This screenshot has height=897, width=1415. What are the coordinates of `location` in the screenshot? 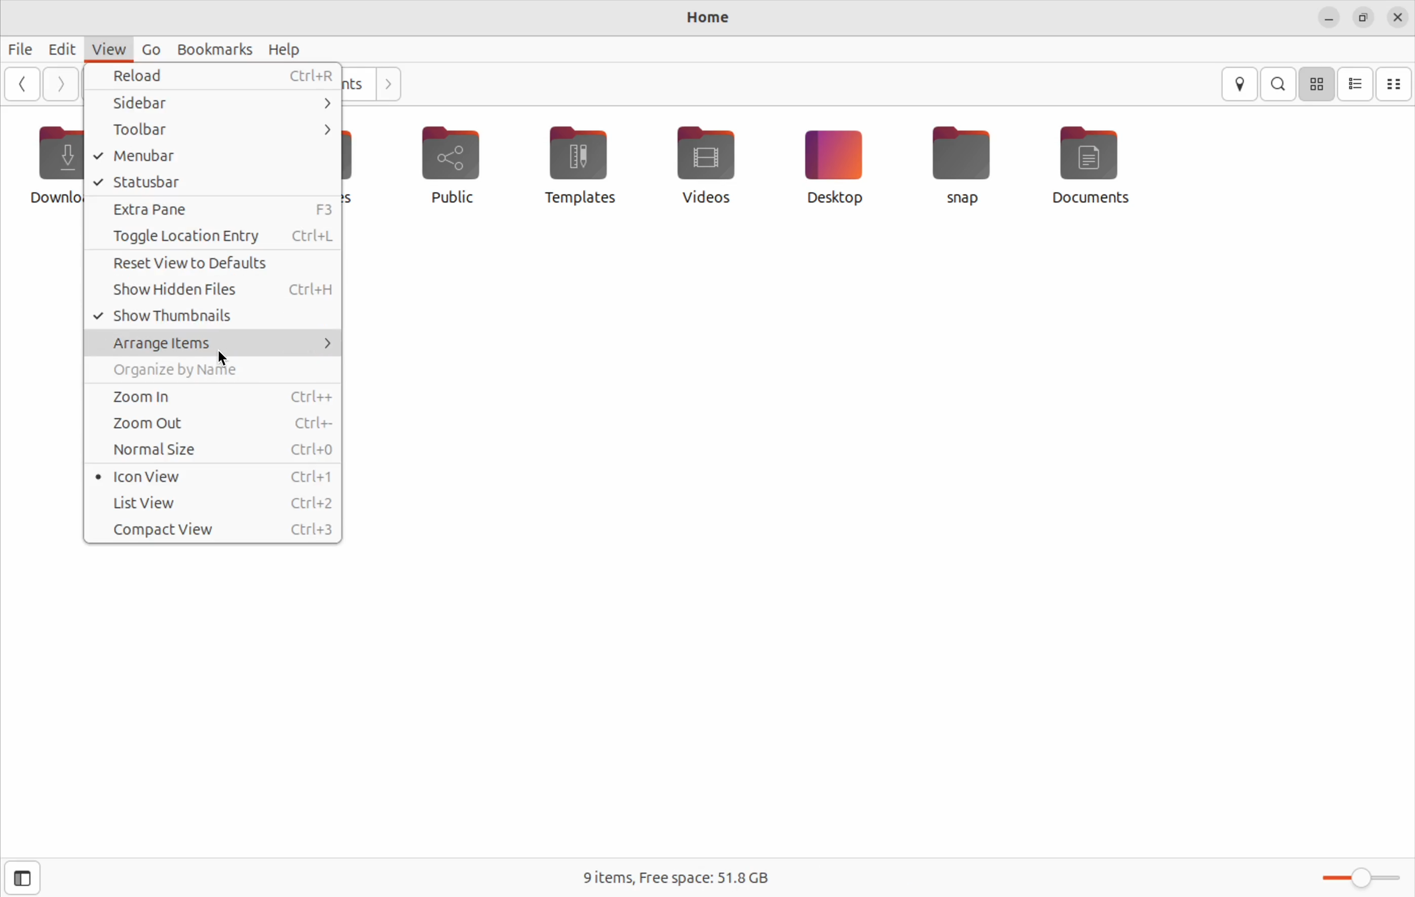 It's located at (1240, 85).